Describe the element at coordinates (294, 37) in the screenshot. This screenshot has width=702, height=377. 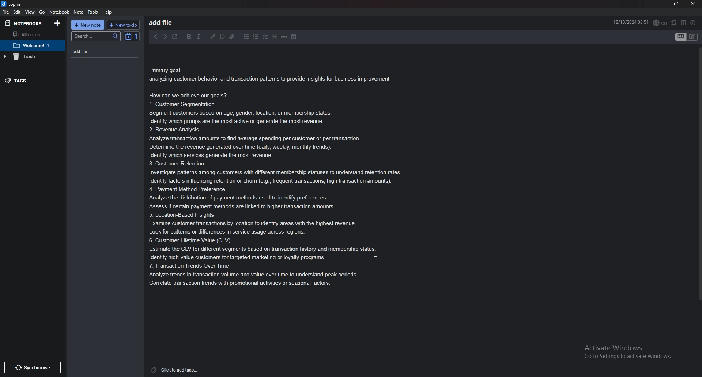
I see `Insert time` at that location.